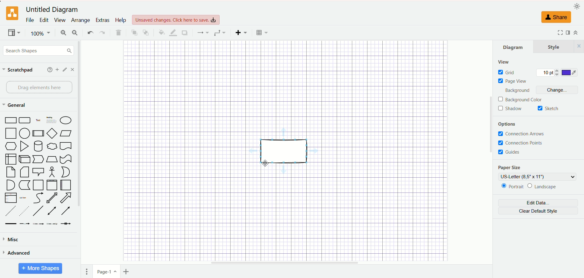 The height and width of the screenshot is (278, 584). I want to click on edit data, so click(537, 203).